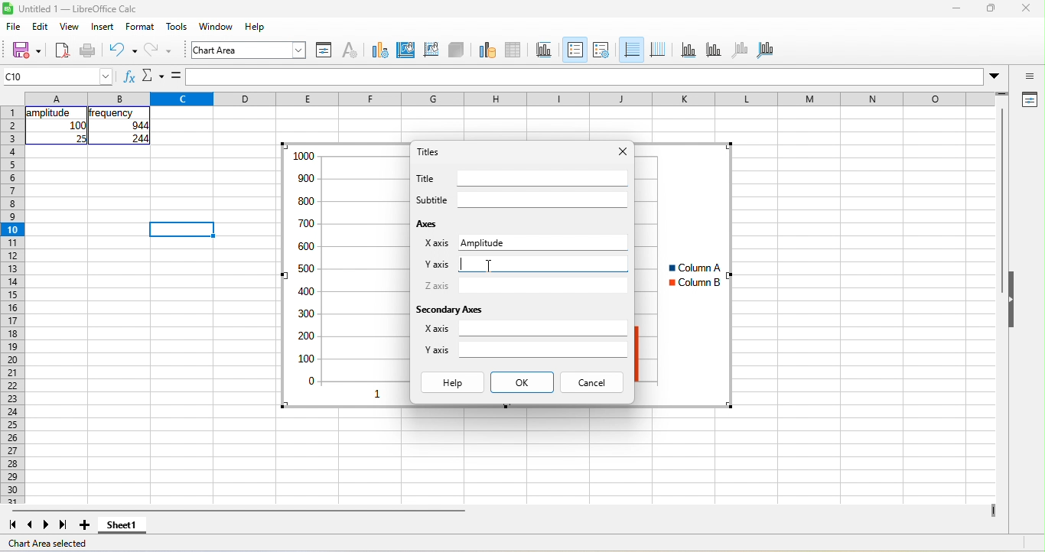 The width and height of the screenshot is (1045, 552). What do you see at coordinates (741, 50) in the screenshot?
I see `z axis` at bounding box center [741, 50].